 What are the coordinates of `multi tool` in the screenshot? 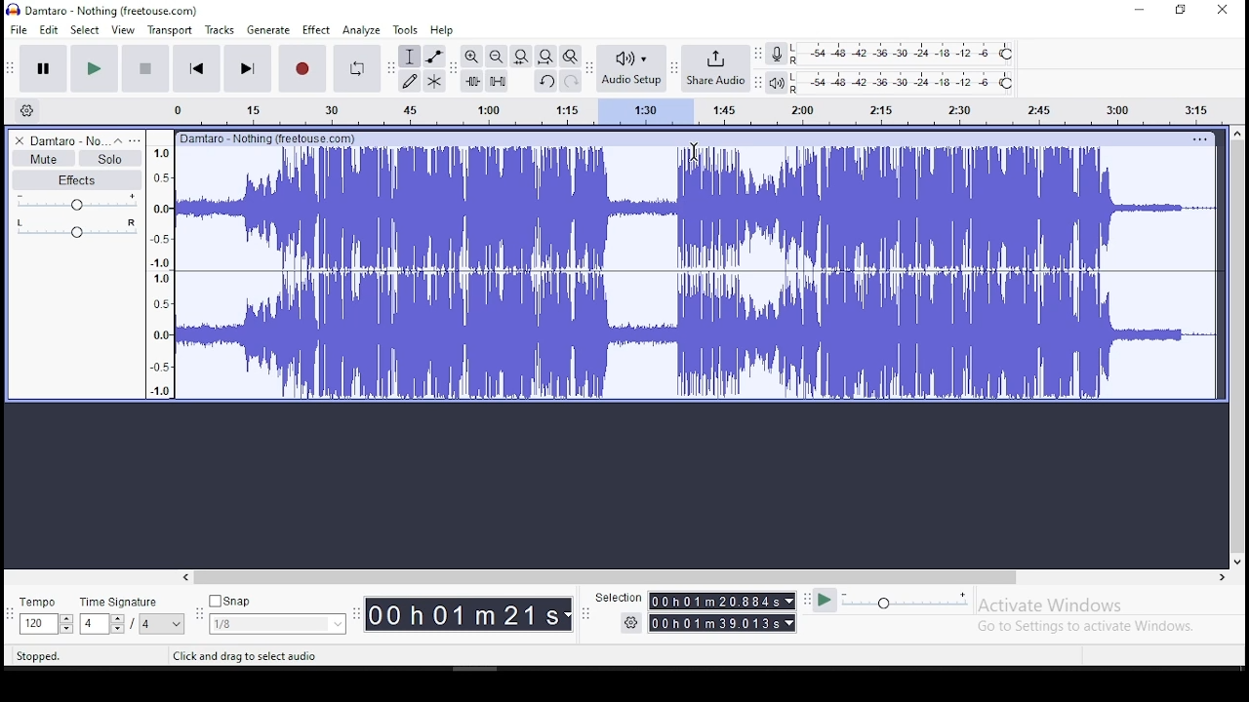 It's located at (434, 80).